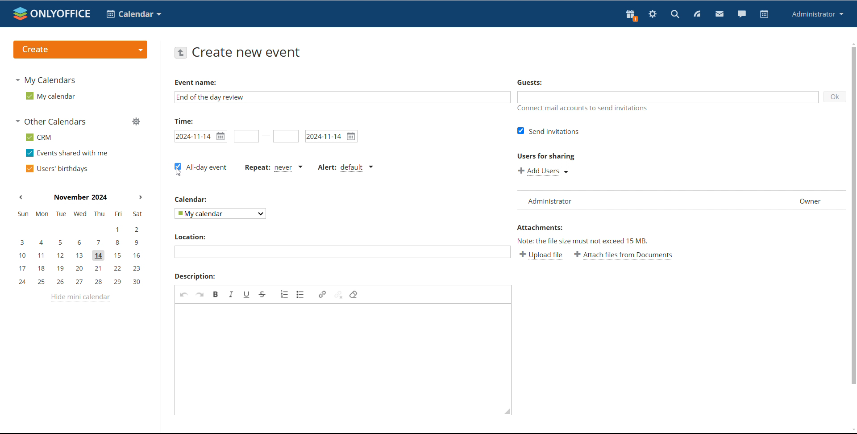 The height and width of the screenshot is (434, 857). What do you see at coordinates (696, 14) in the screenshot?
I see `feed` at bounding box center [696, 14].